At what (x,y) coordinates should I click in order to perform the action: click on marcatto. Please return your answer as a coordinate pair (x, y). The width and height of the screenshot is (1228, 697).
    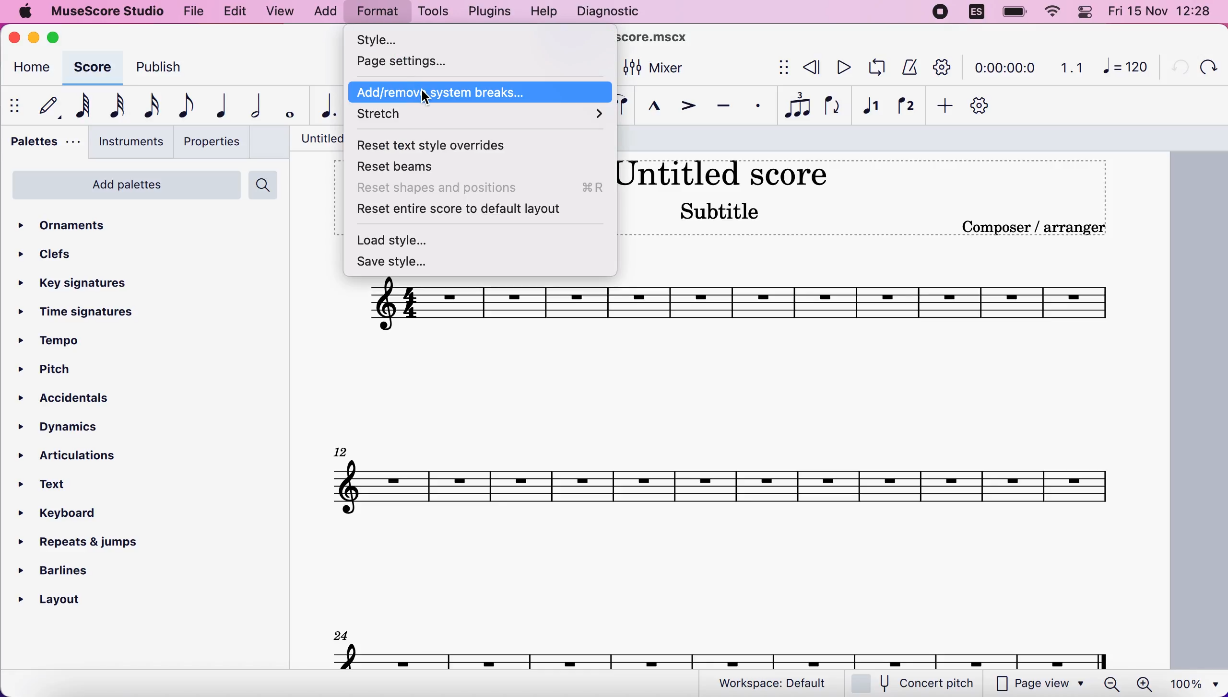
    Looking at the image, I should click on (651, 109).